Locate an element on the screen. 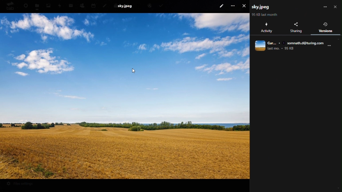 This screenshot has width=342, height=192. mail is located at coordinates (71, 5).